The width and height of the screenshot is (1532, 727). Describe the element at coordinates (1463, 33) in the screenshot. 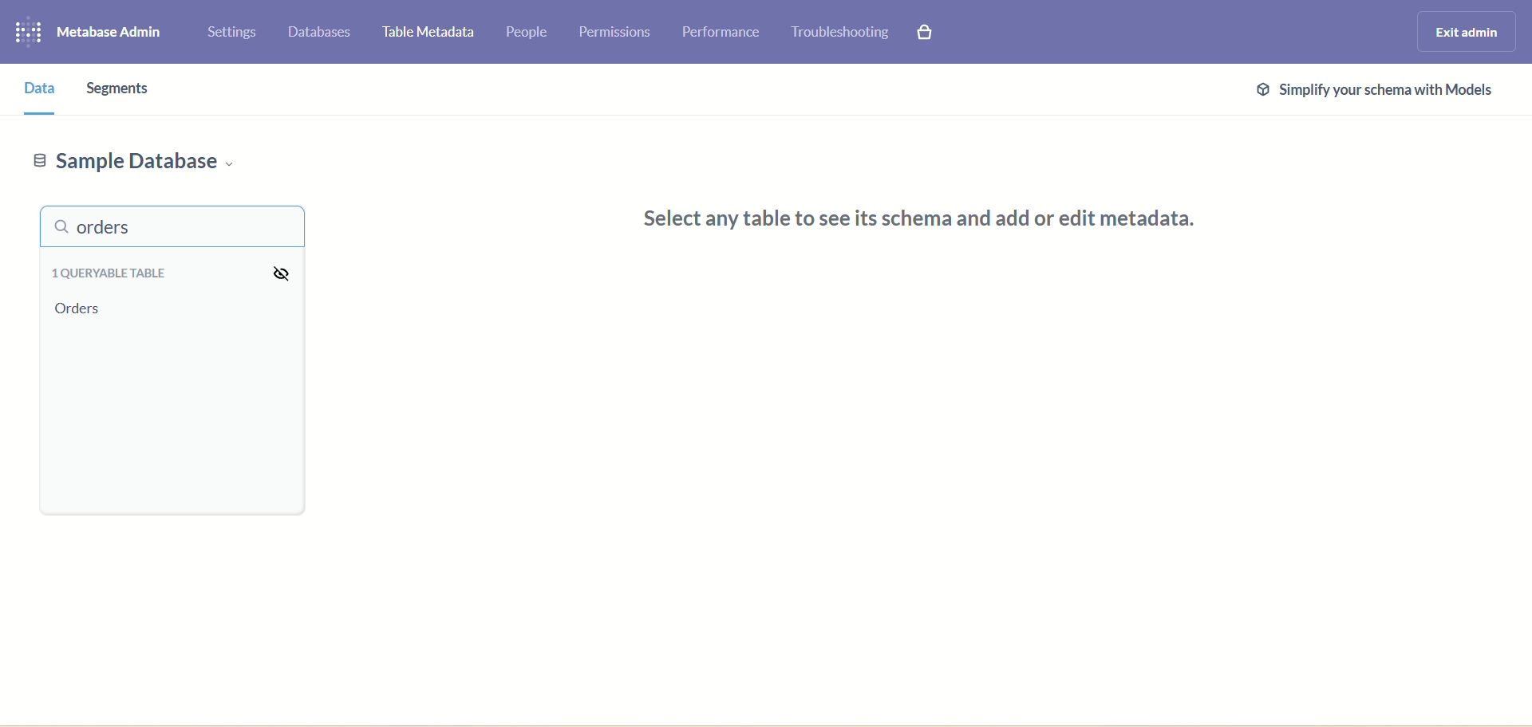

I see `exit admin` at that location.